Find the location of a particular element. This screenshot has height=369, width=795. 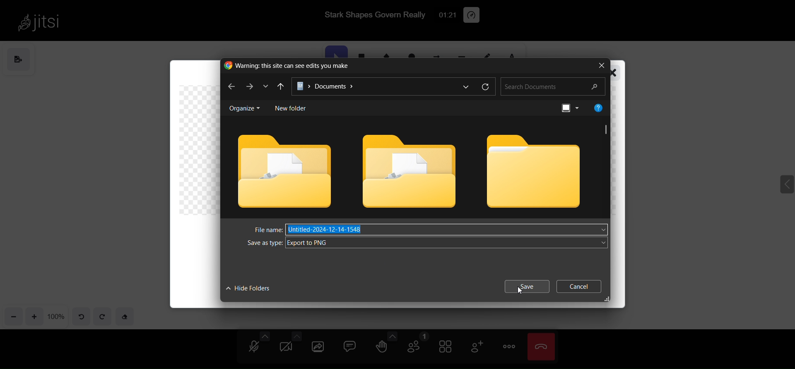

dropdown is located at coordinates (264, 86).